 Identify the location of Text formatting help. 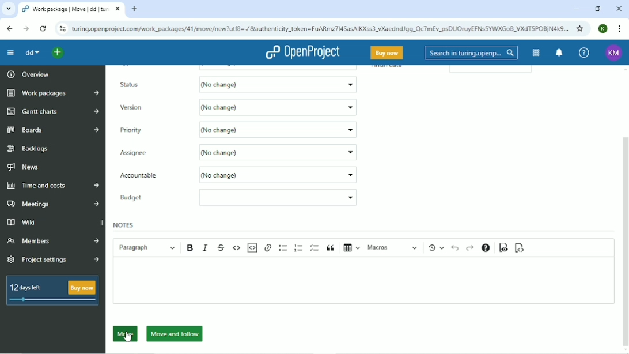
(487, 246).